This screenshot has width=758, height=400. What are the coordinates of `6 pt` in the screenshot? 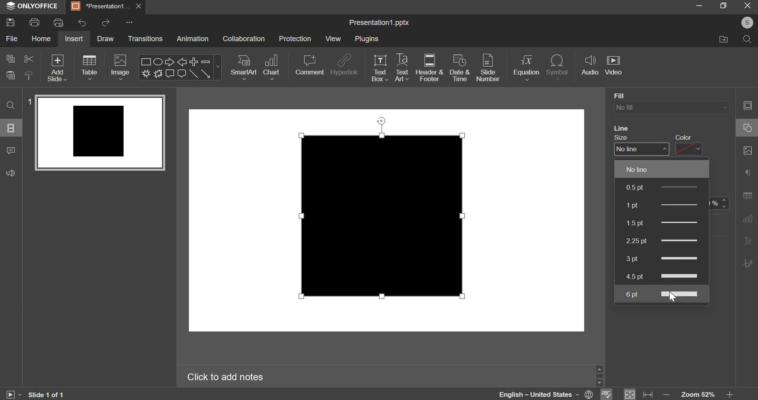 It's located at (665, 295).